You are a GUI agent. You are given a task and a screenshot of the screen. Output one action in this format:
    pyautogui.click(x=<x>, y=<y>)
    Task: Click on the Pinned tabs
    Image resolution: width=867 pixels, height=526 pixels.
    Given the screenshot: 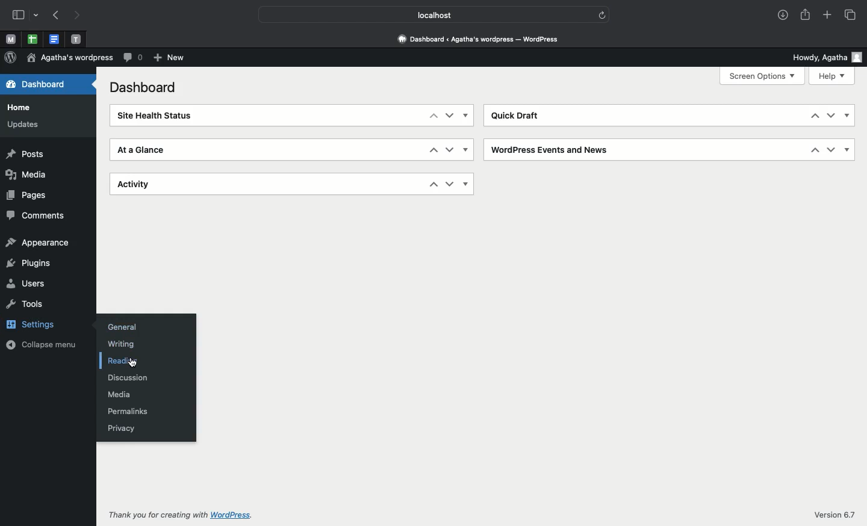 What is the action you would take?
    pyautogui.click(x=8, y=39)
    